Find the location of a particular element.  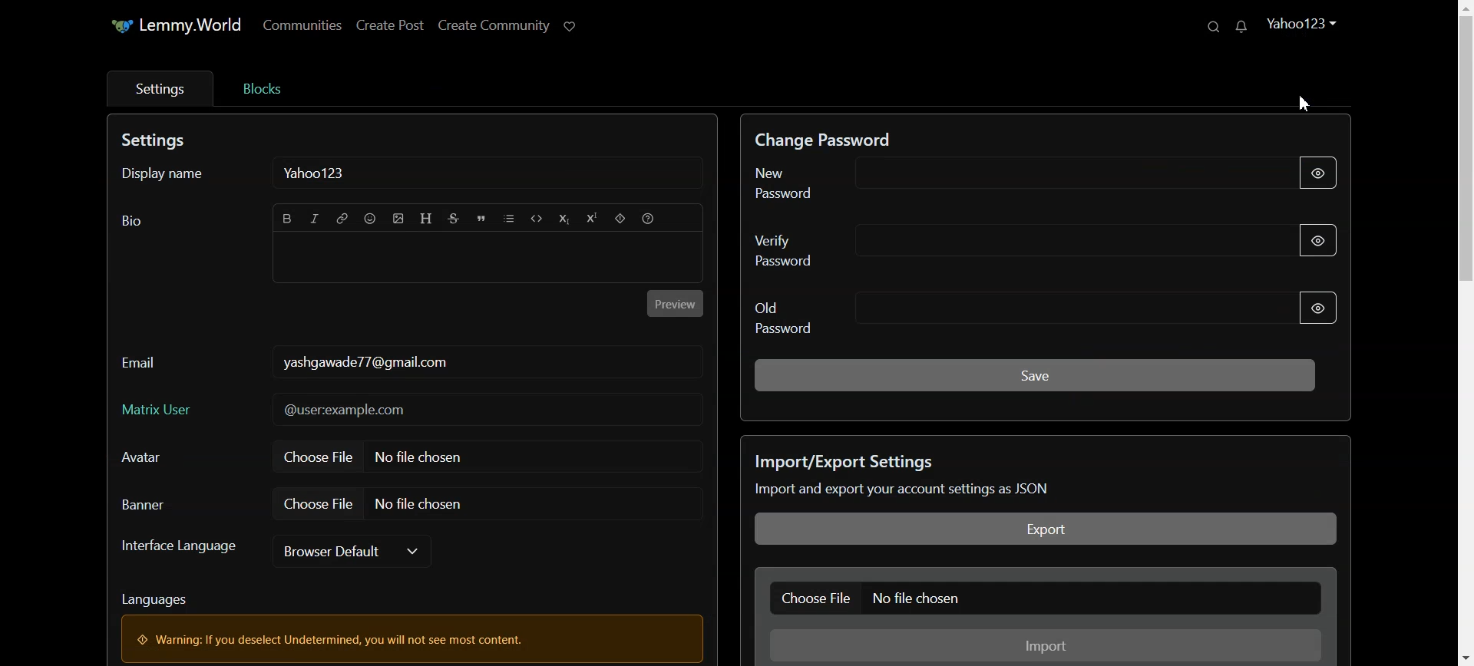

Preview is located at coordinates (676, 303).